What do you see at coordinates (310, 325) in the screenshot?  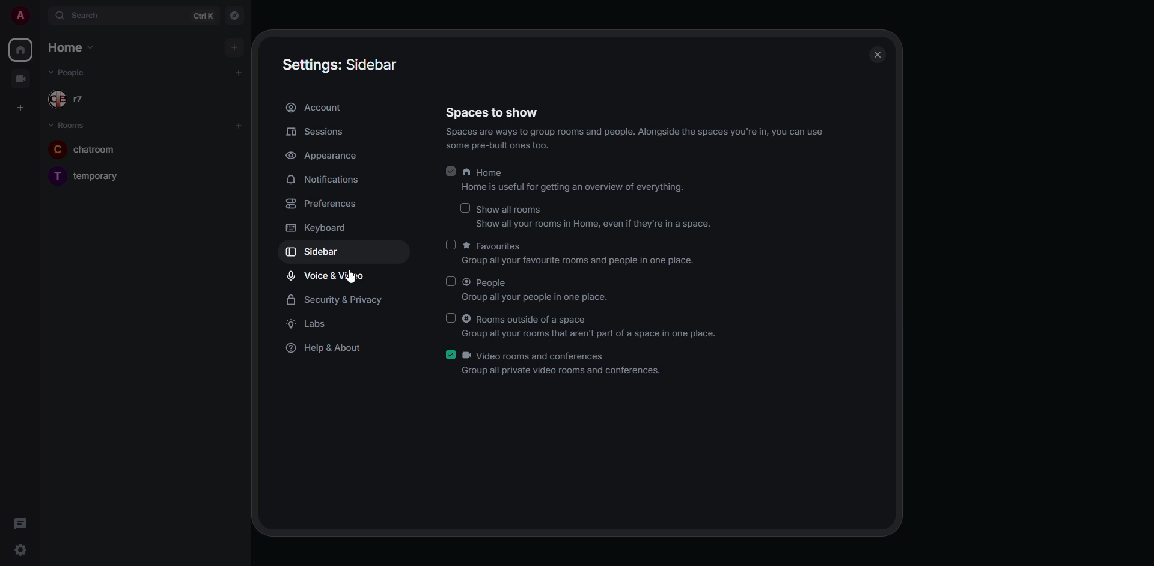 I see `labs` at bounding box center [310, 325].